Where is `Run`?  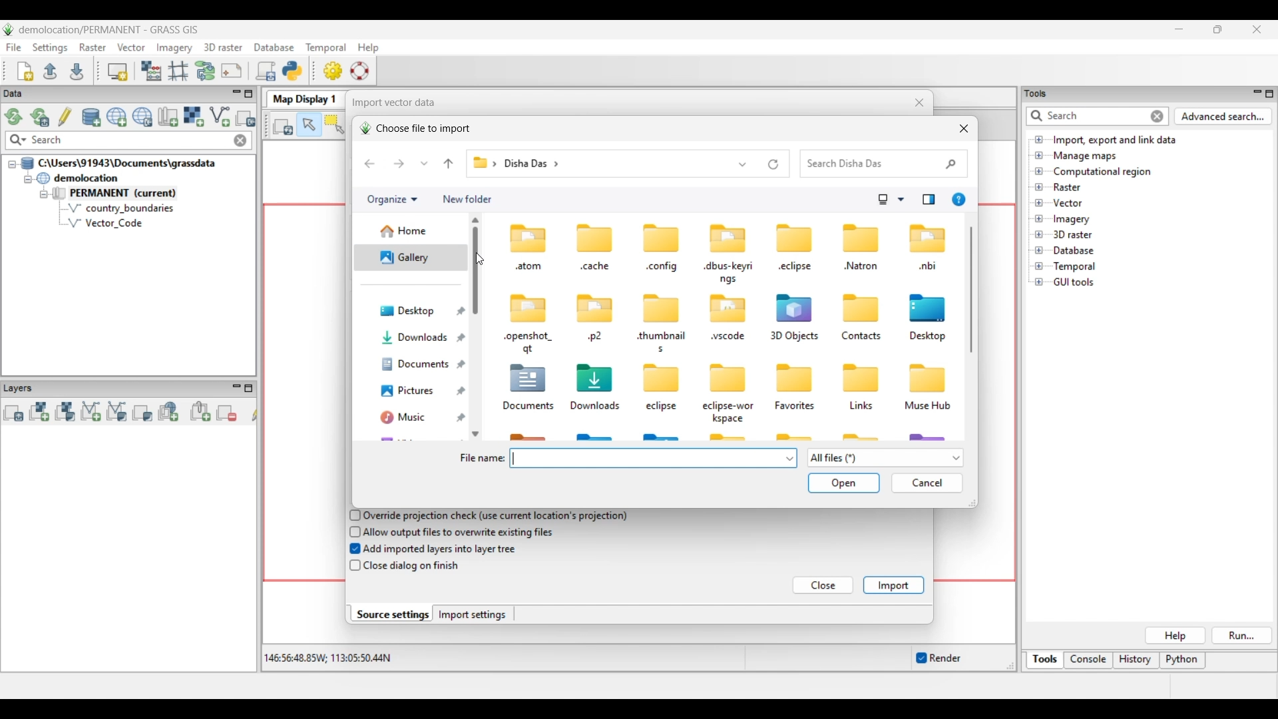
Run is located at coordinates (1243, 636).